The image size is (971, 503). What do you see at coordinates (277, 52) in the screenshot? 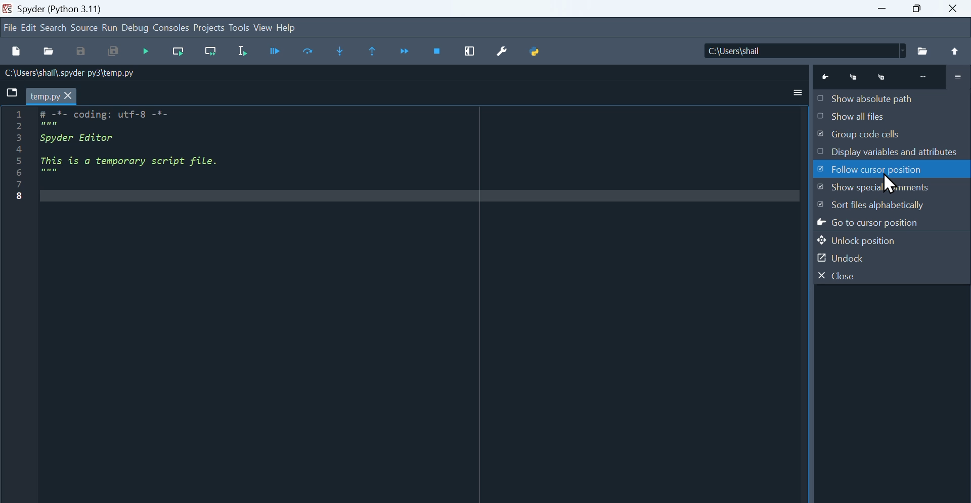
I see `Run cell` at bounding box center [277, 52].